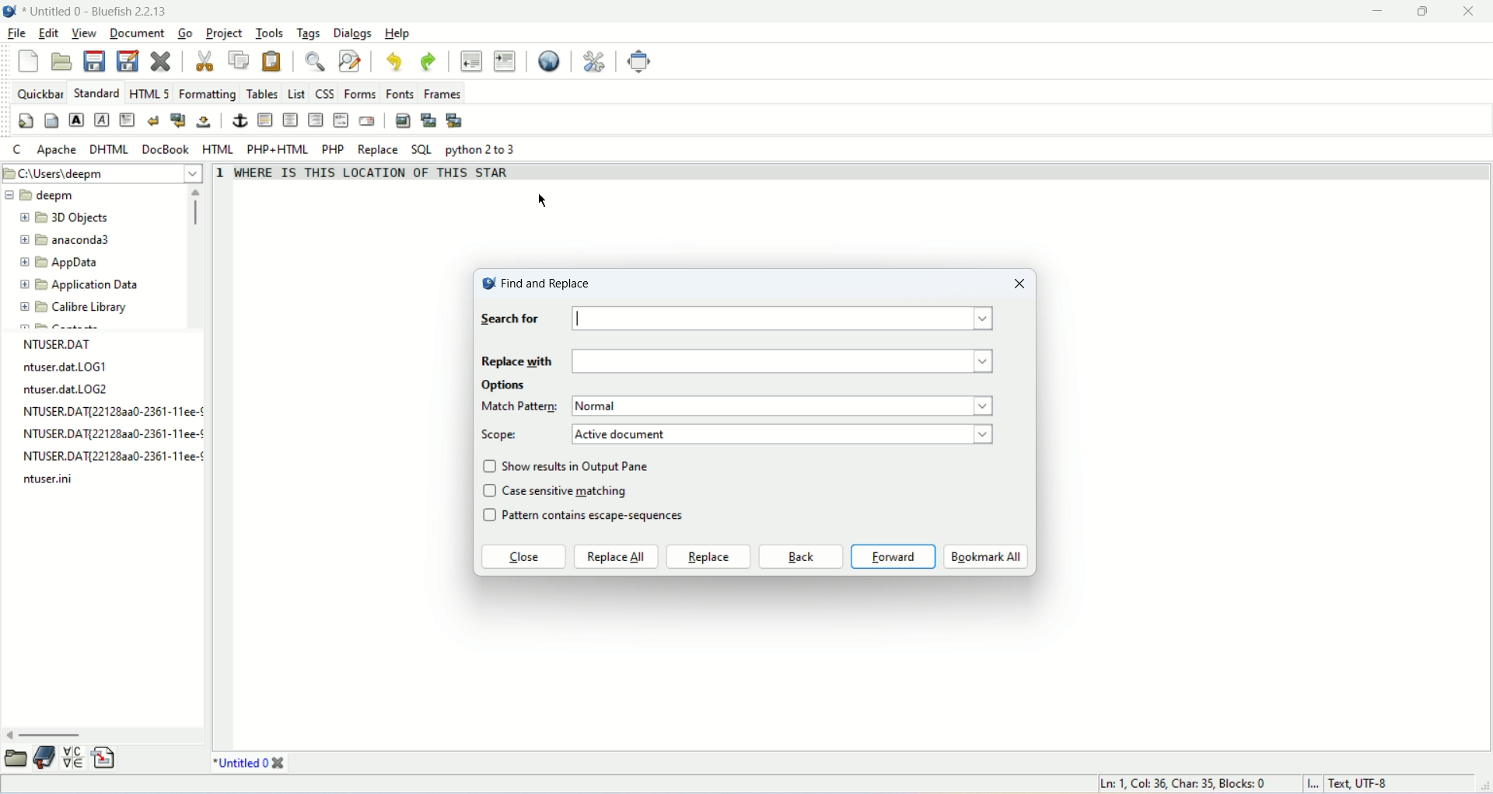 This screenshot has height=794, width=1493. I want to click on break and clear, so click(177, 119).